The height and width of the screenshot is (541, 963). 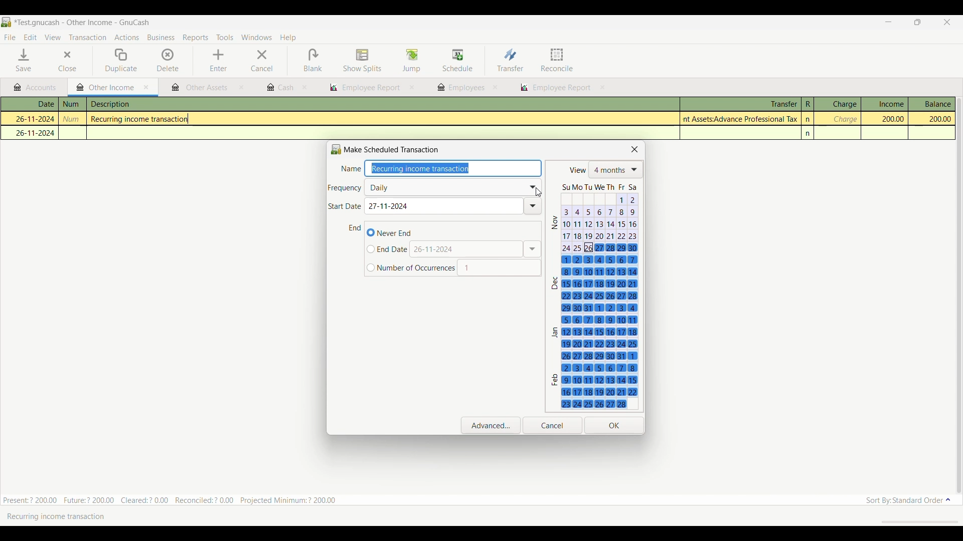 What do you see at coordinates (384, 149) in the screenshot?
I see `Name of current window` at bounding box center [384, 149].